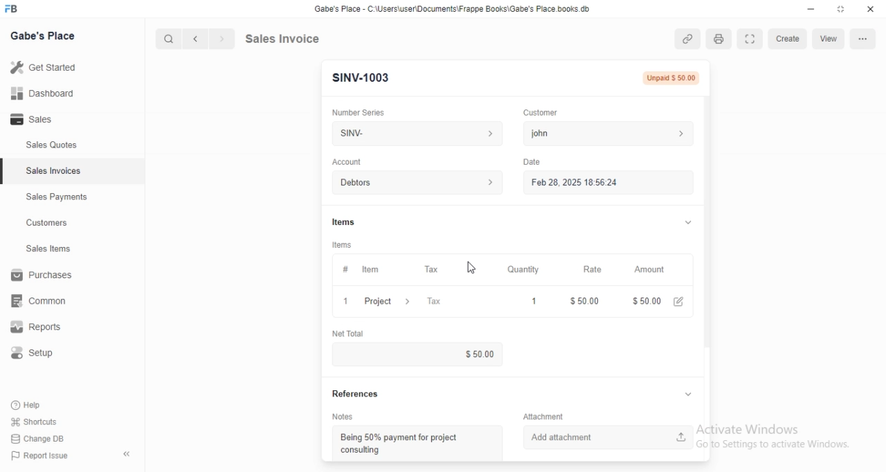  I want to click on Reports, so click(45, 329).